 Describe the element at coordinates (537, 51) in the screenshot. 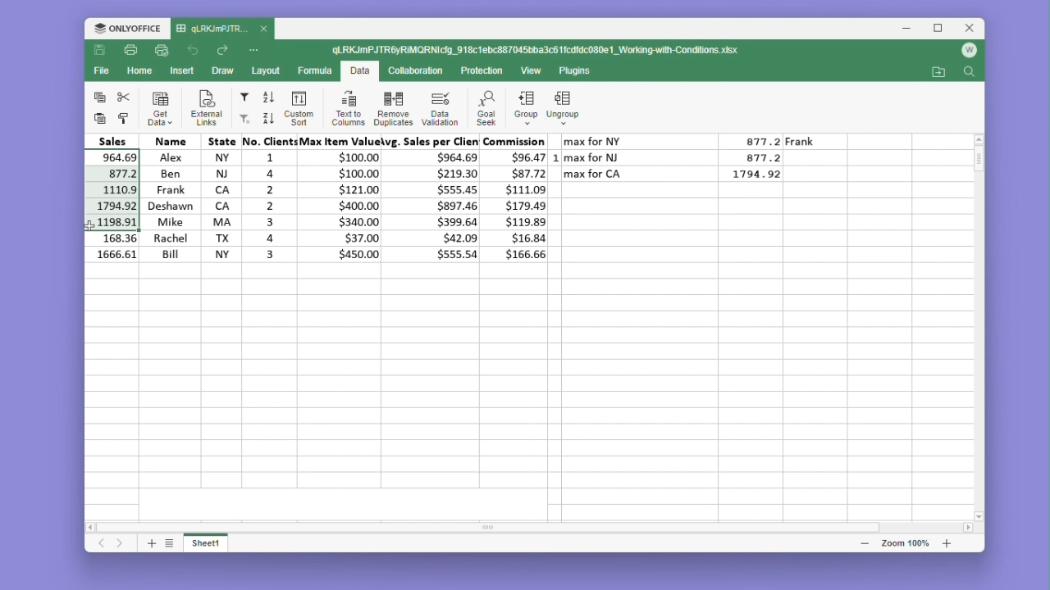

I see `File name` at that location.